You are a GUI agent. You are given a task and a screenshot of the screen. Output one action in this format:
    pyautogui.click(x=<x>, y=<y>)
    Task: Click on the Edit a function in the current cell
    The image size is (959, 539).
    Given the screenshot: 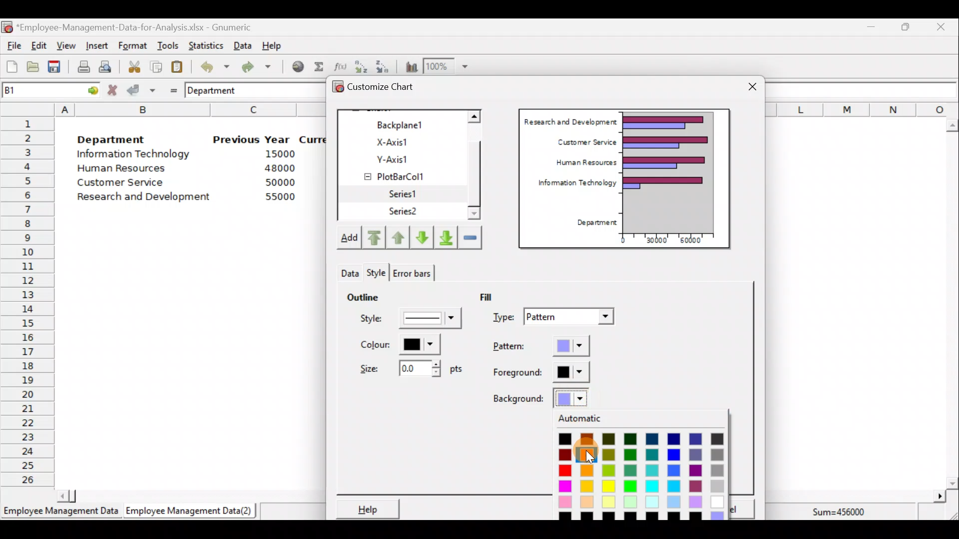 What is the action you would take?
    pyautogui.click(x=340, y=66)
    